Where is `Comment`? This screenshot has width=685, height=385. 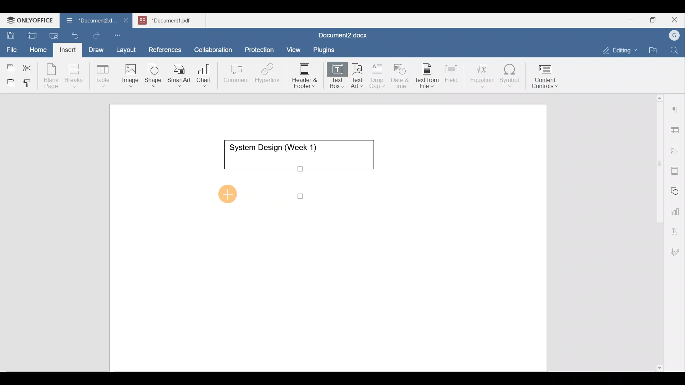
Comment is located at coordinates (234, 75).